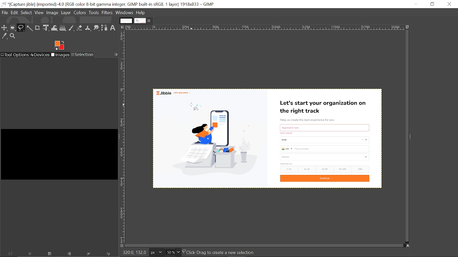 The image size is (458, 257). Describe the element at coordinates (40, 55) in the screenshot. I see `Devices` at that location.